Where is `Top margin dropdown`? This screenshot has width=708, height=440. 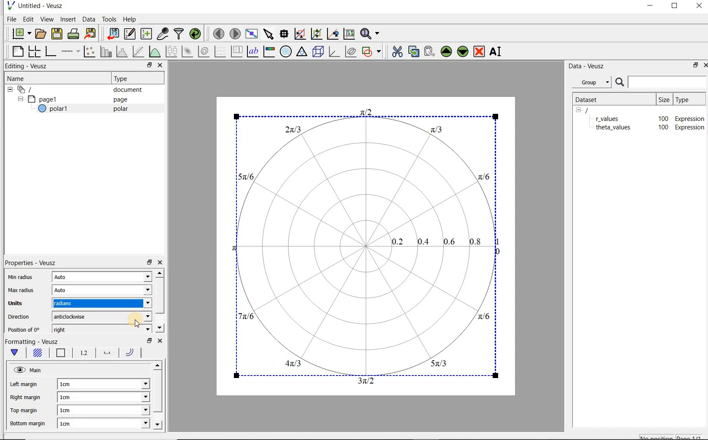
Top margin dropdown is located at coordinates (136, 410).